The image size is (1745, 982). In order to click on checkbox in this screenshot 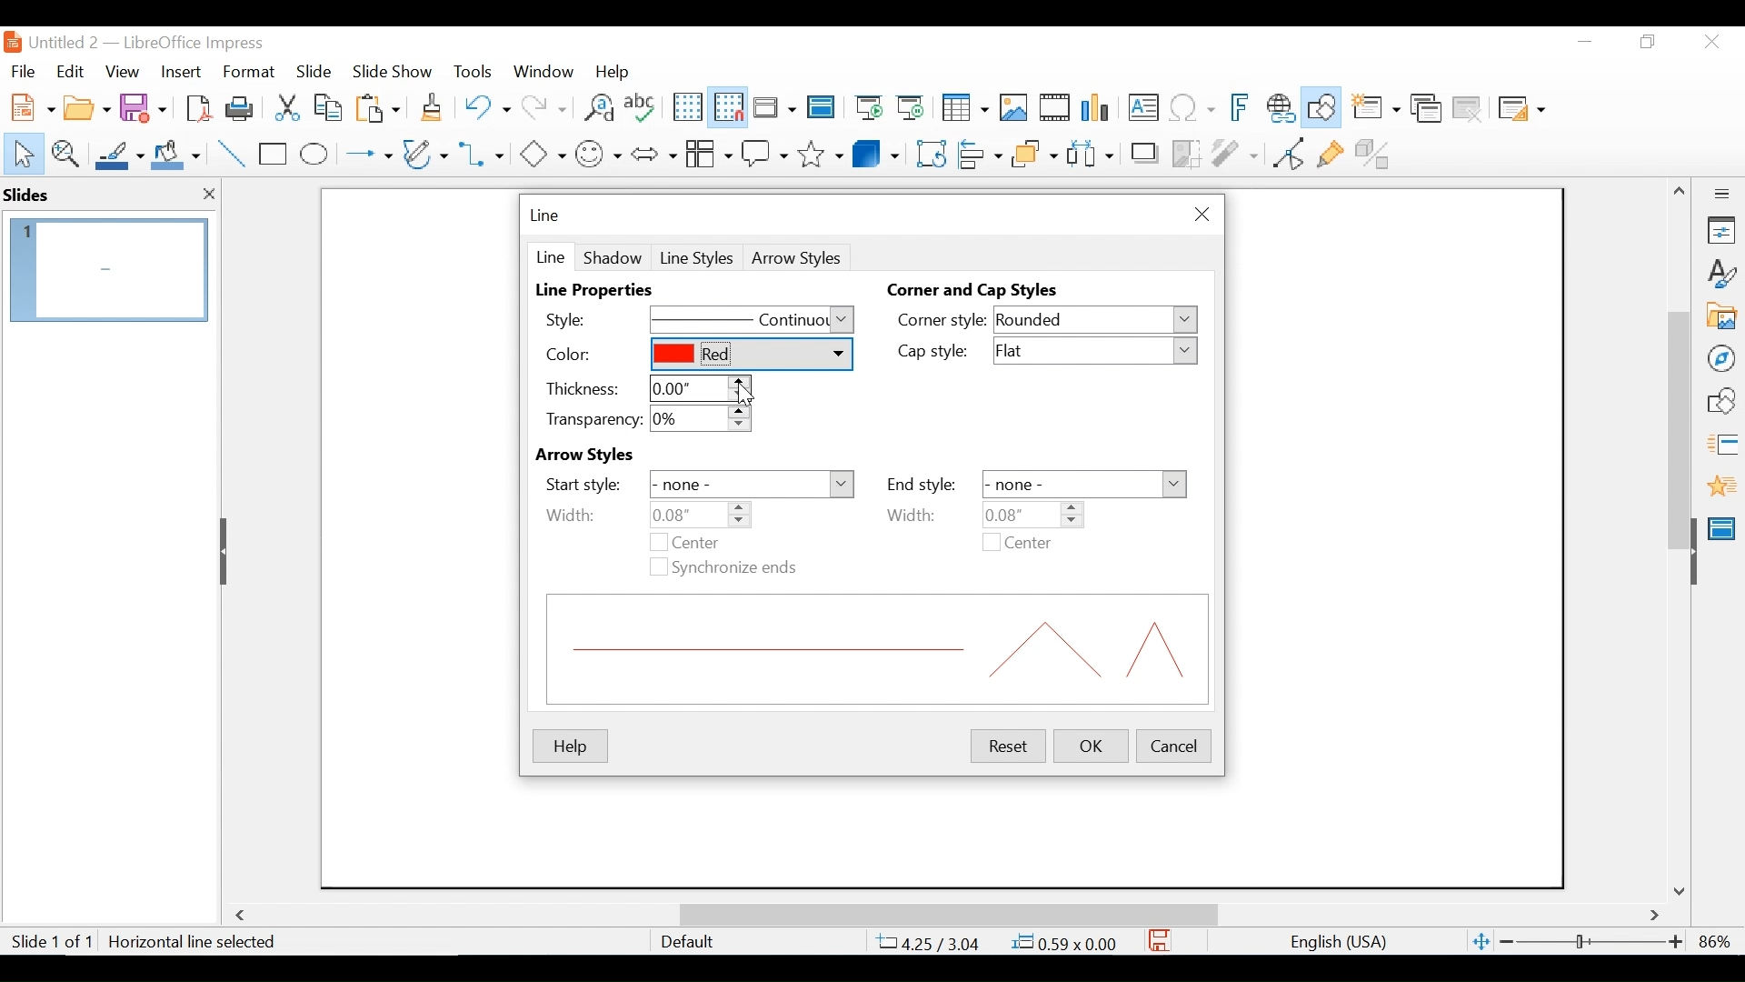, I will do `click(992, 542)`.